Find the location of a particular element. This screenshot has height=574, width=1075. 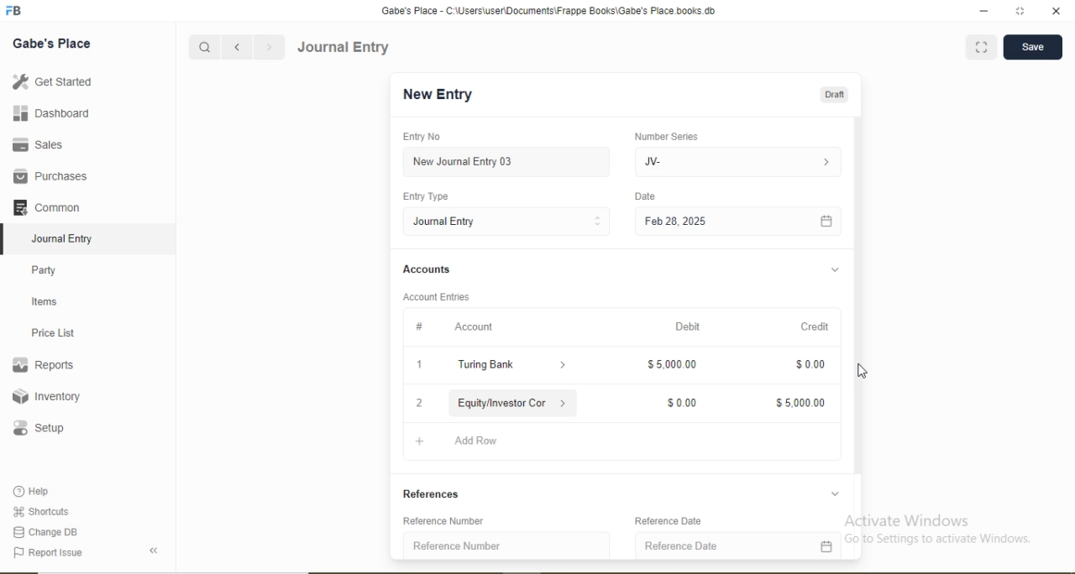

Save is located at coordinates (1032, 45).